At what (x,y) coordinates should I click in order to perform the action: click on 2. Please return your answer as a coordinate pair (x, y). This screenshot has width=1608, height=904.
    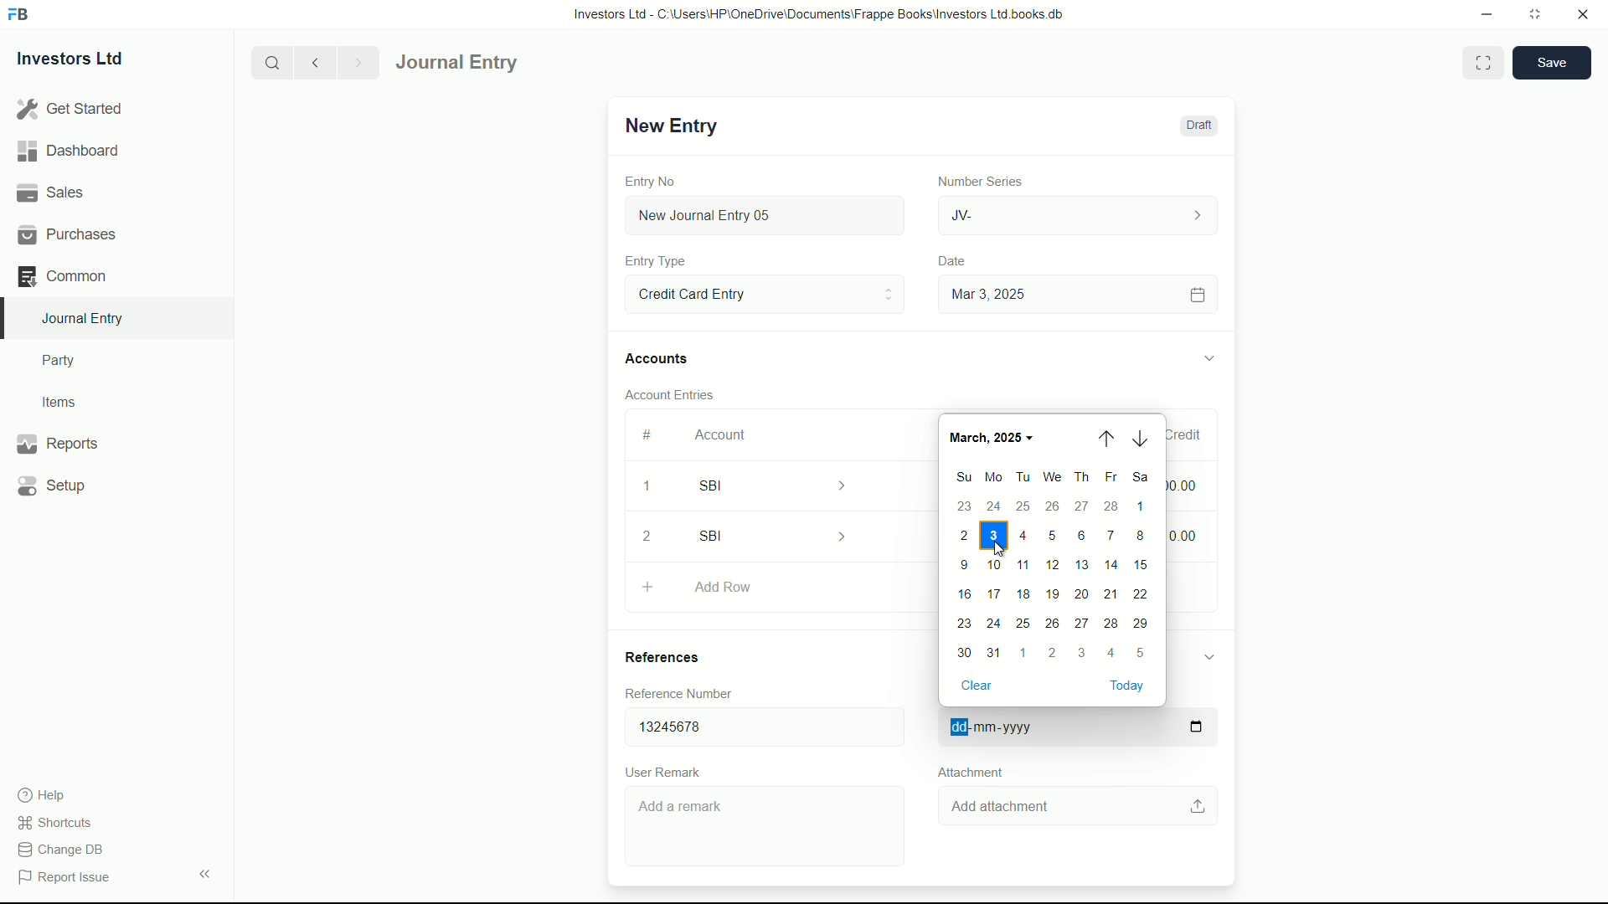
    Looking at the image, I should click on (652, 536).